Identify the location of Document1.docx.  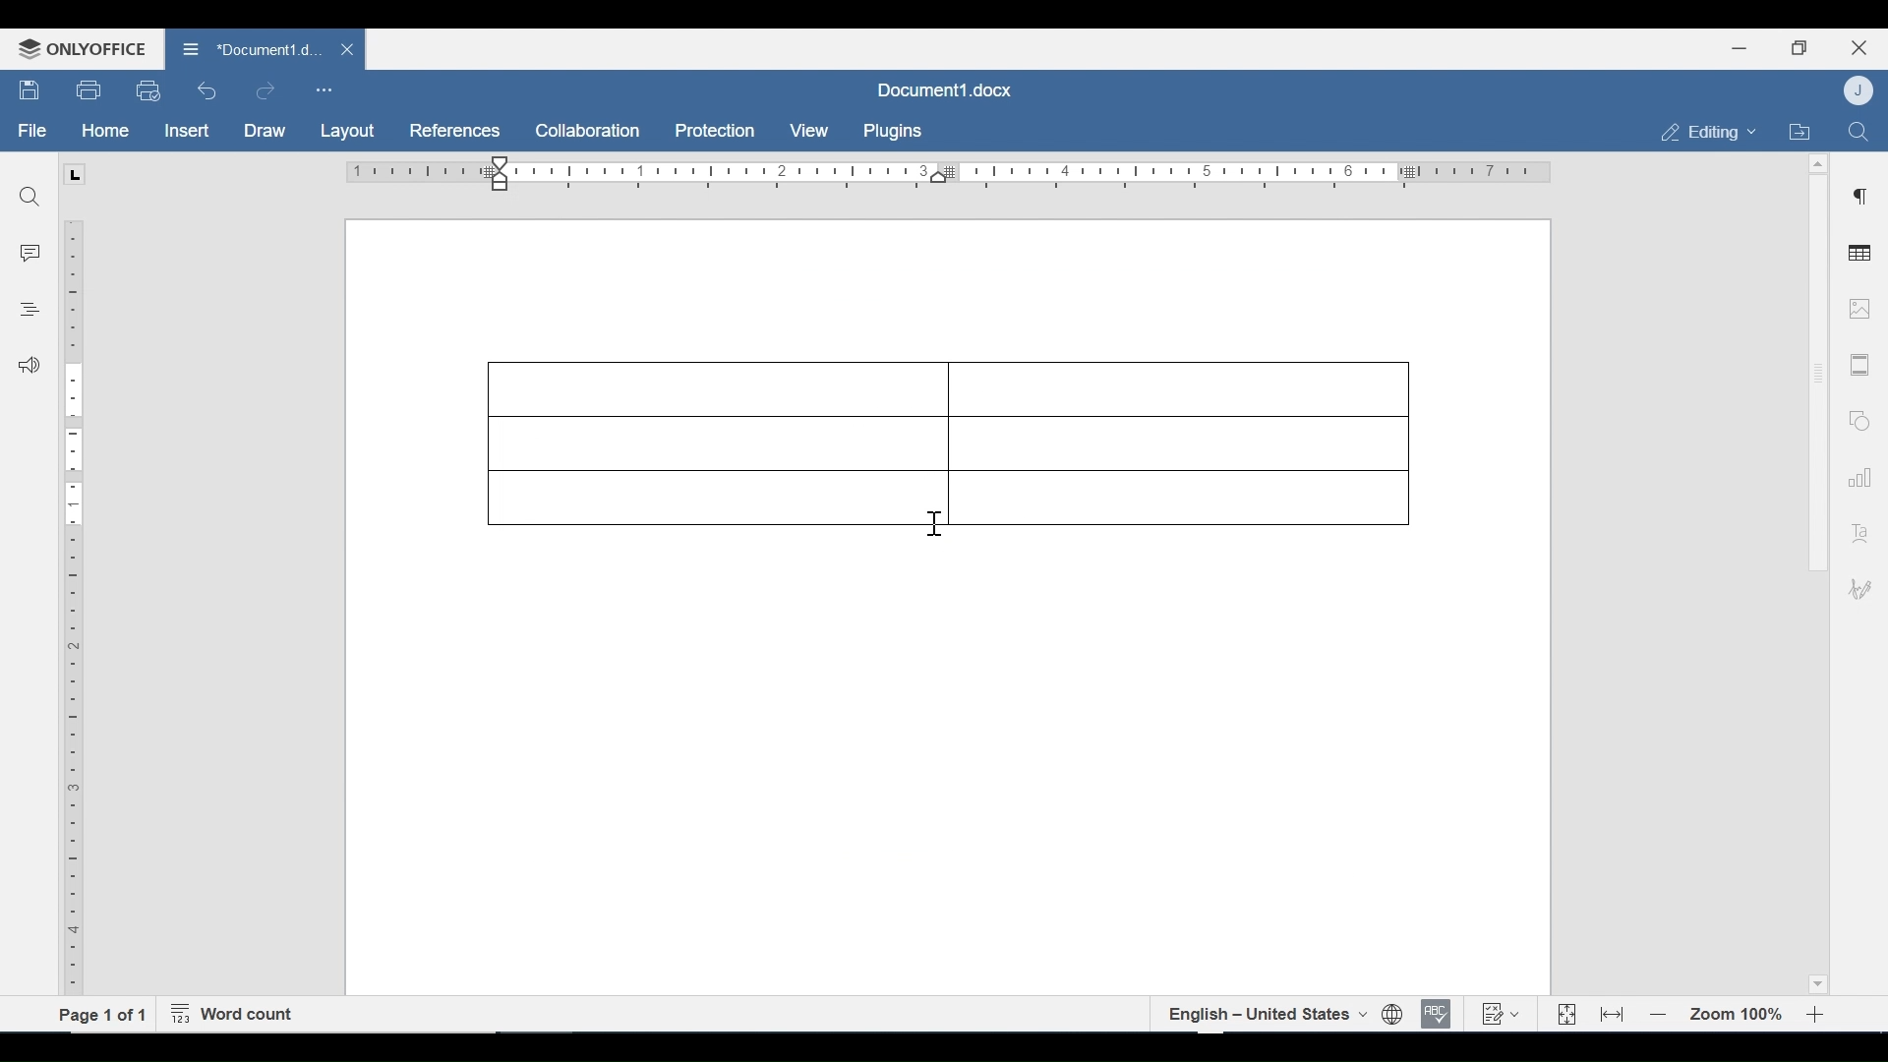
(942, 88).